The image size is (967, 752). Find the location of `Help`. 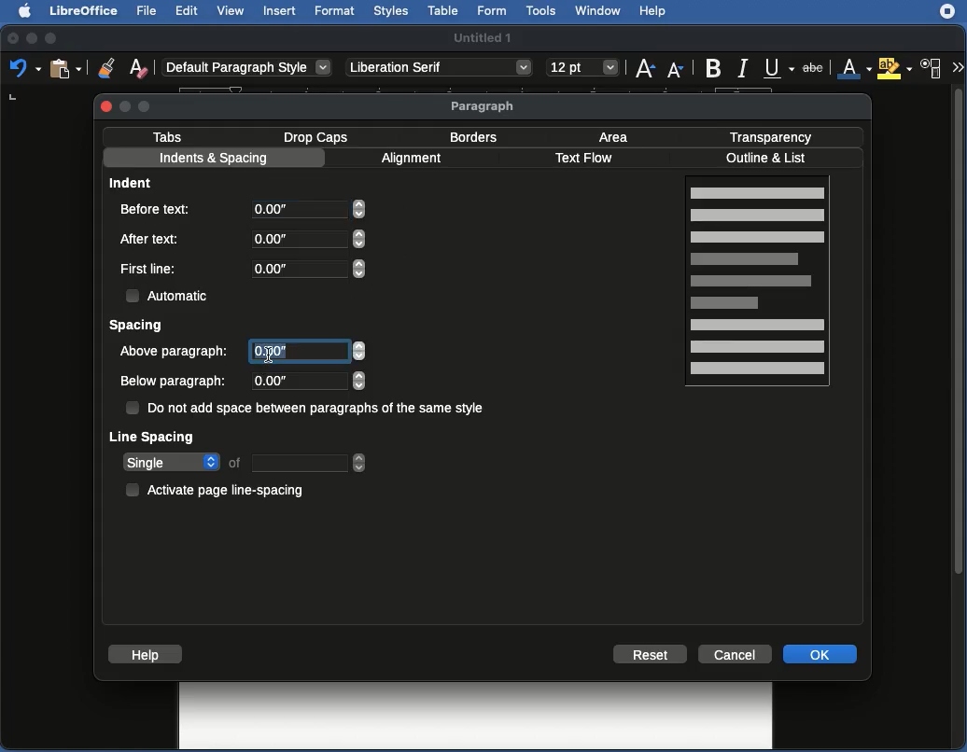

Help is located at coordinates (145, 654).